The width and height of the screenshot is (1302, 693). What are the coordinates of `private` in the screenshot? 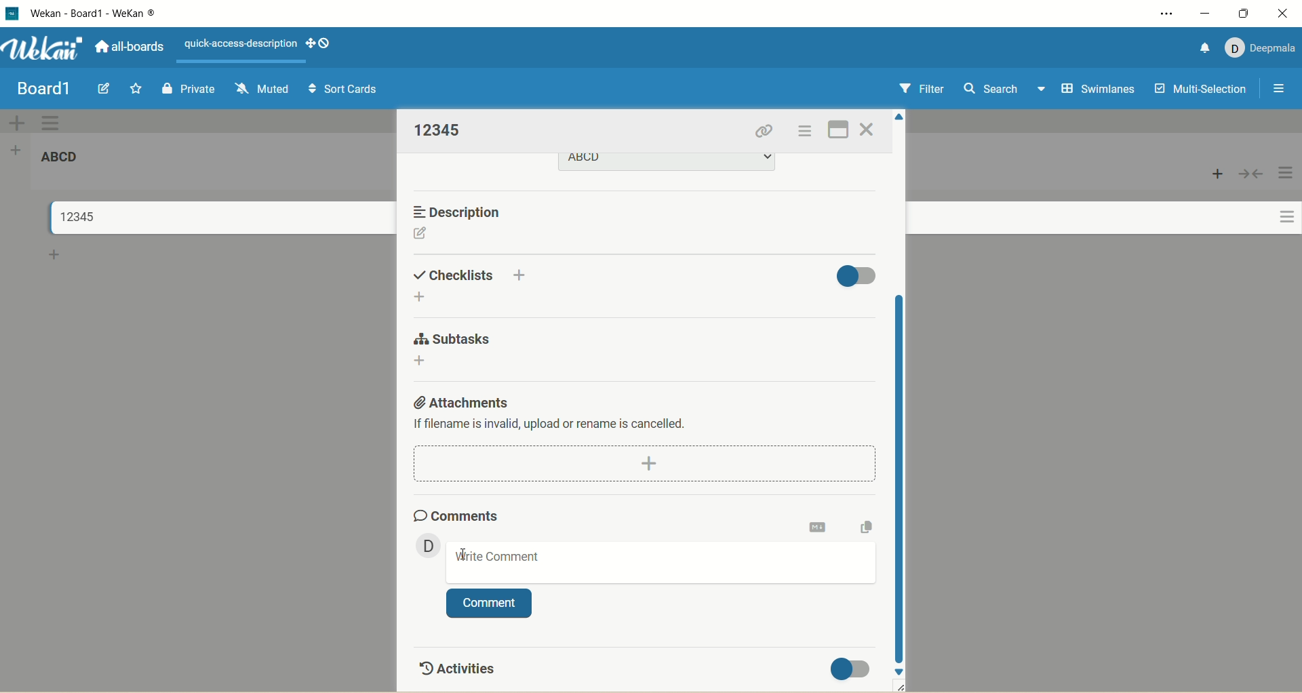 It's located at (189, 87).